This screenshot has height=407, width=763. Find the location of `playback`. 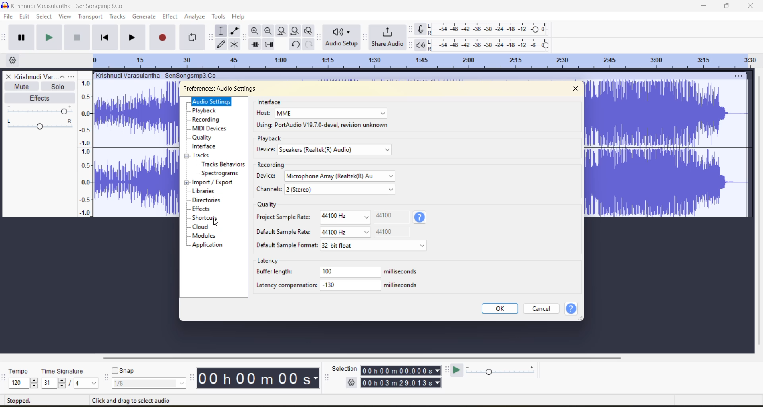

playback is located at coordinates (269, 138).